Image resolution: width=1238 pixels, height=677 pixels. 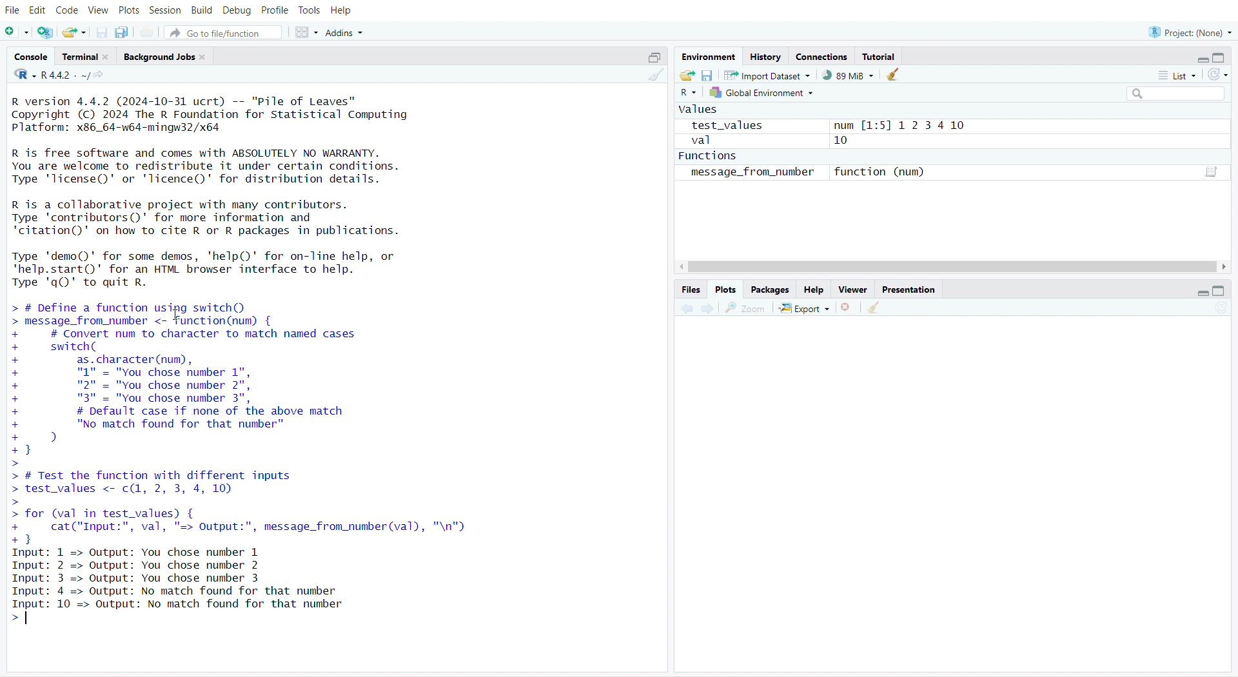 What do you see at coordinates (1188, 31) in the screenshot?
I see `Project (Note)` at bounding box center [1188, 31].